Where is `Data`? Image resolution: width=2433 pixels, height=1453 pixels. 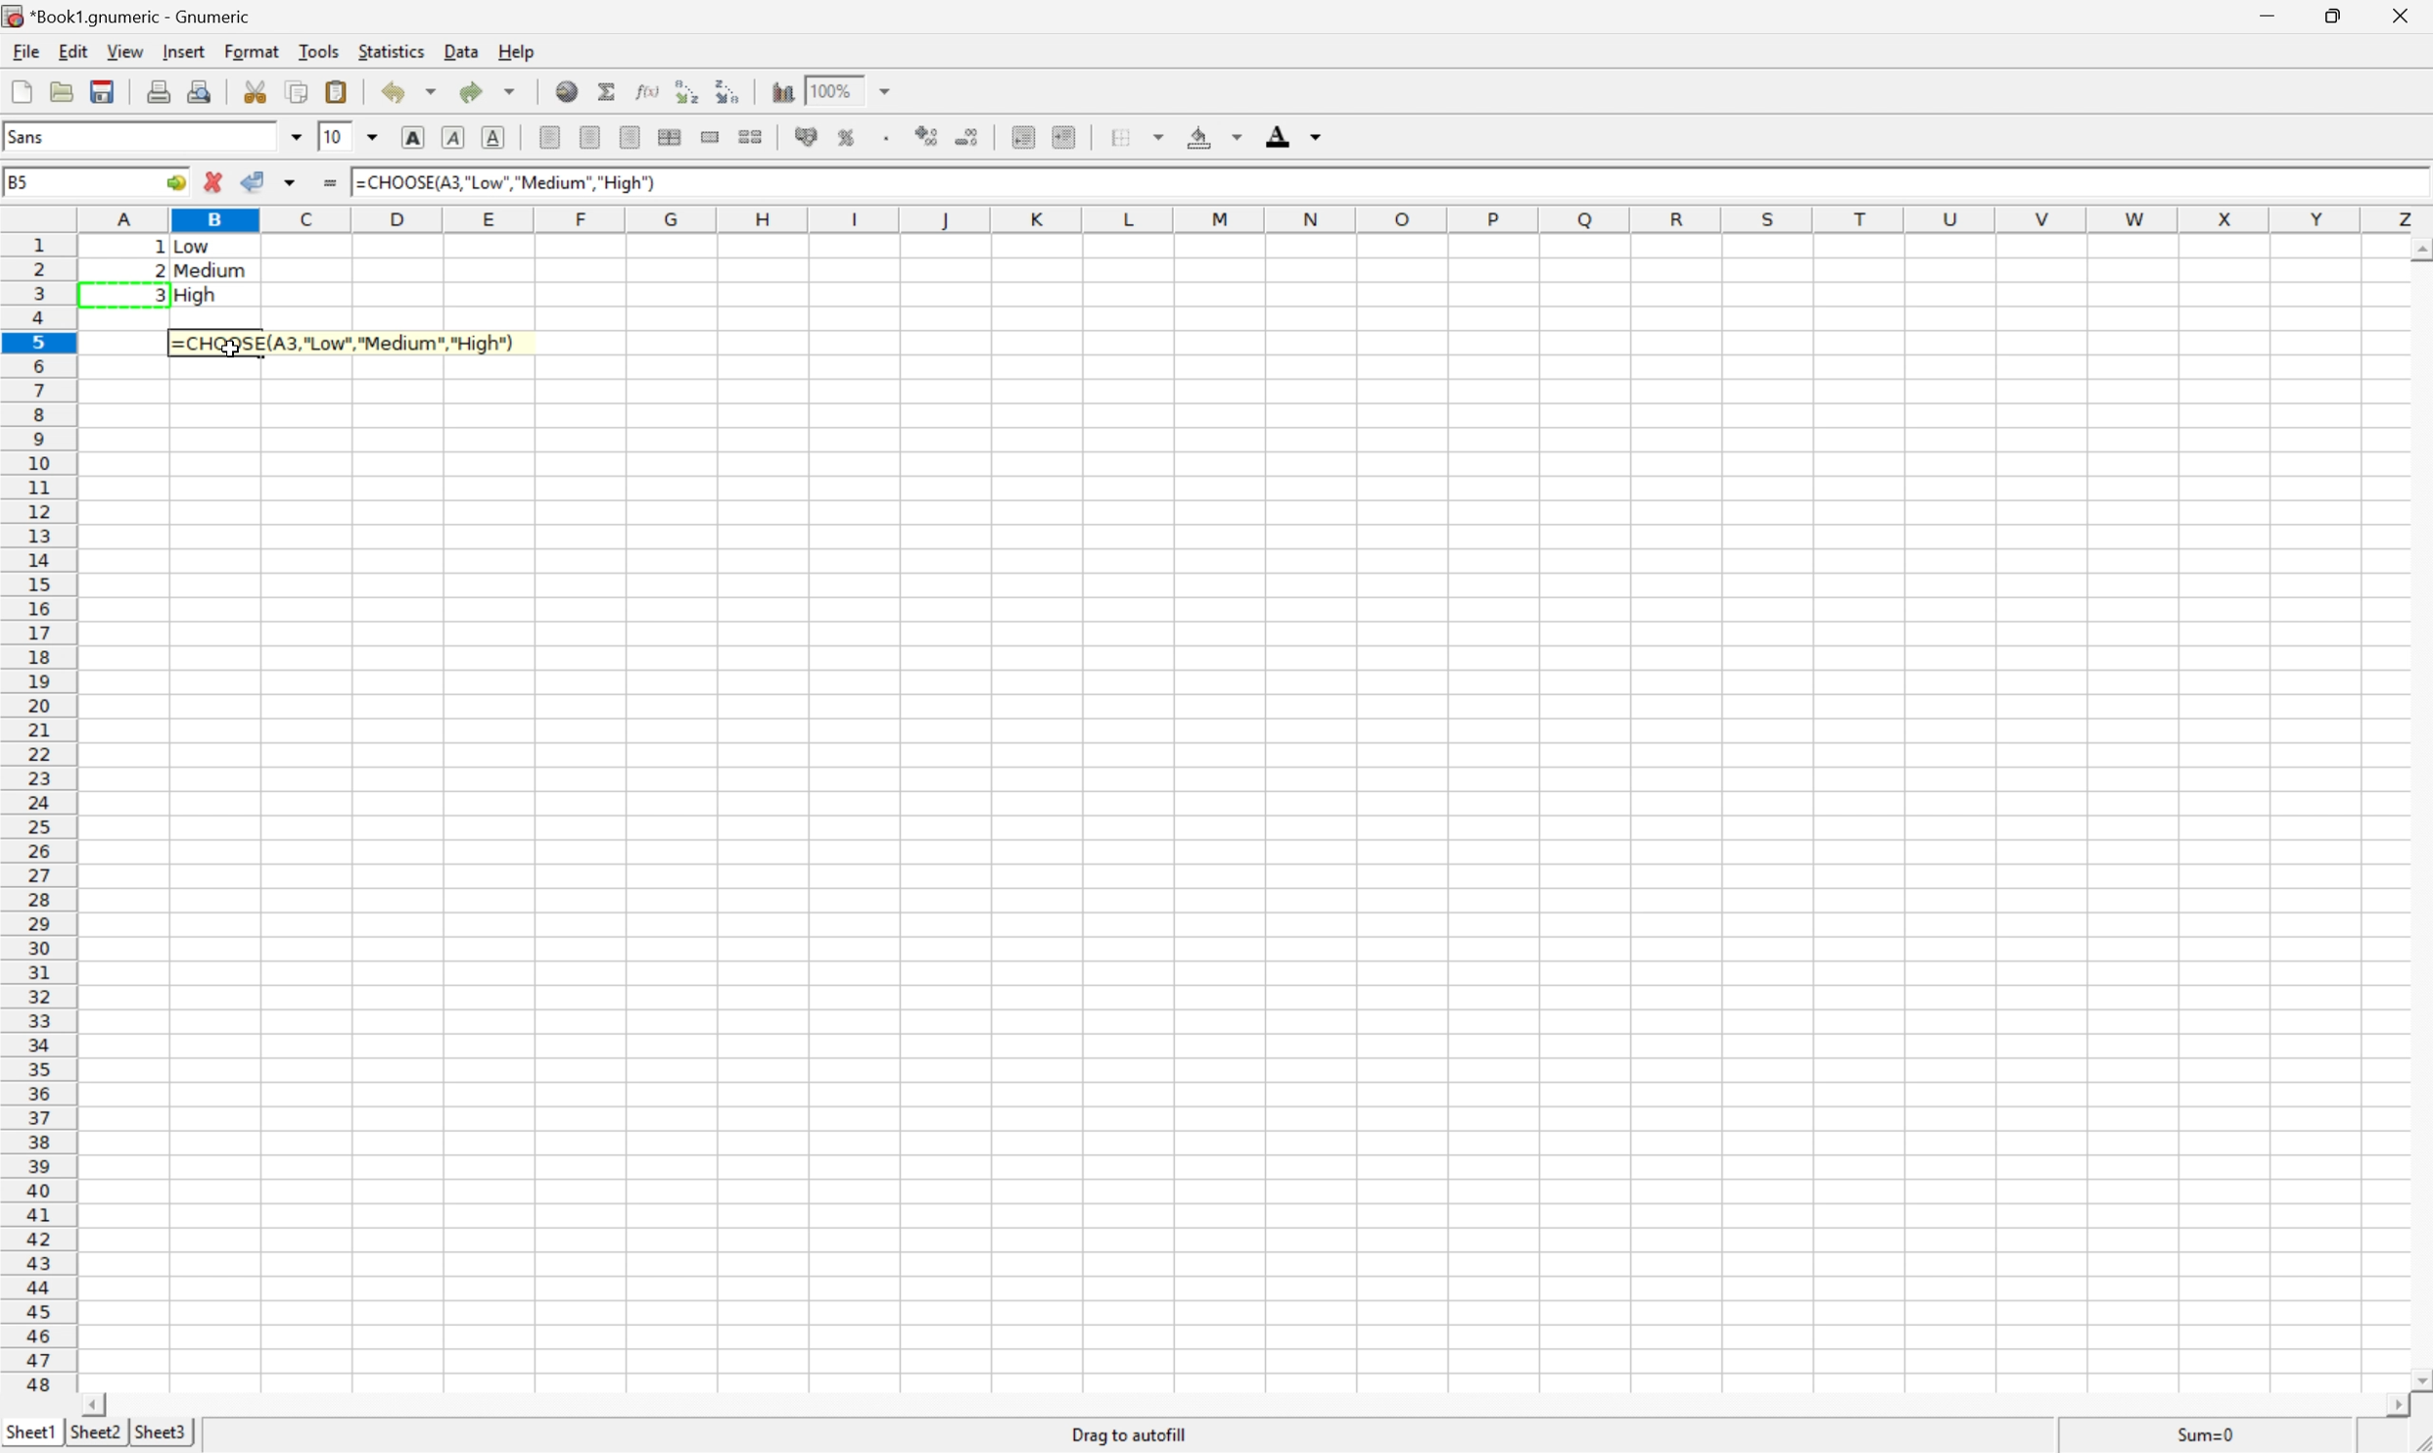
Data is located at coordinates (461, 52).